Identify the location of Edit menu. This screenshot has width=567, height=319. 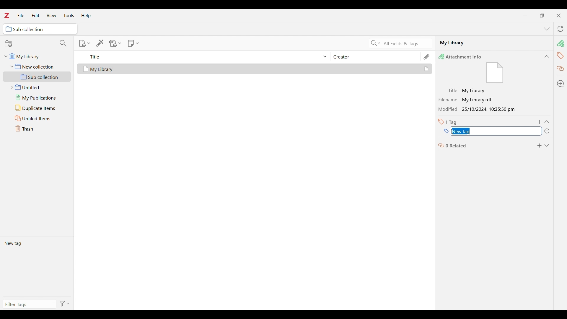
(35, 15).